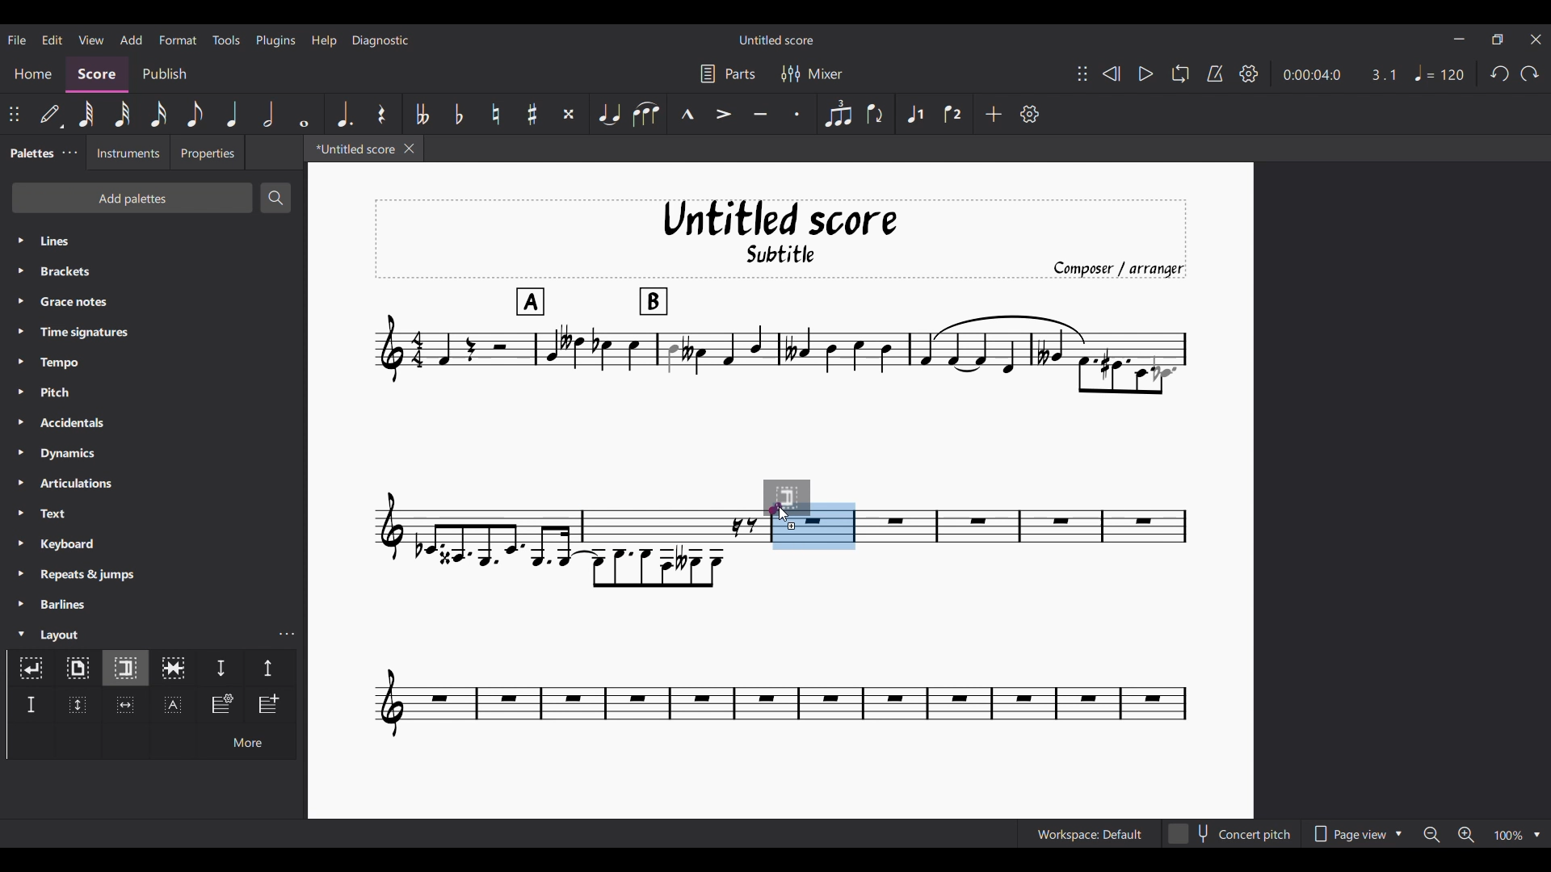 The height and width of the screenshot is (872, 1551). Describe the element at coordinates (1082, 73) in the screenshot. I see `Change position` at that location.